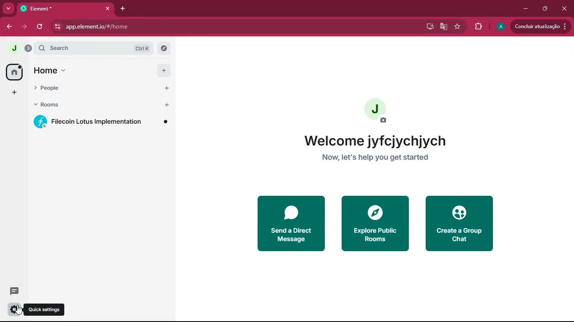  Describe the element at coordinates (461, 225) in the screenshot. I see `create` at that location.